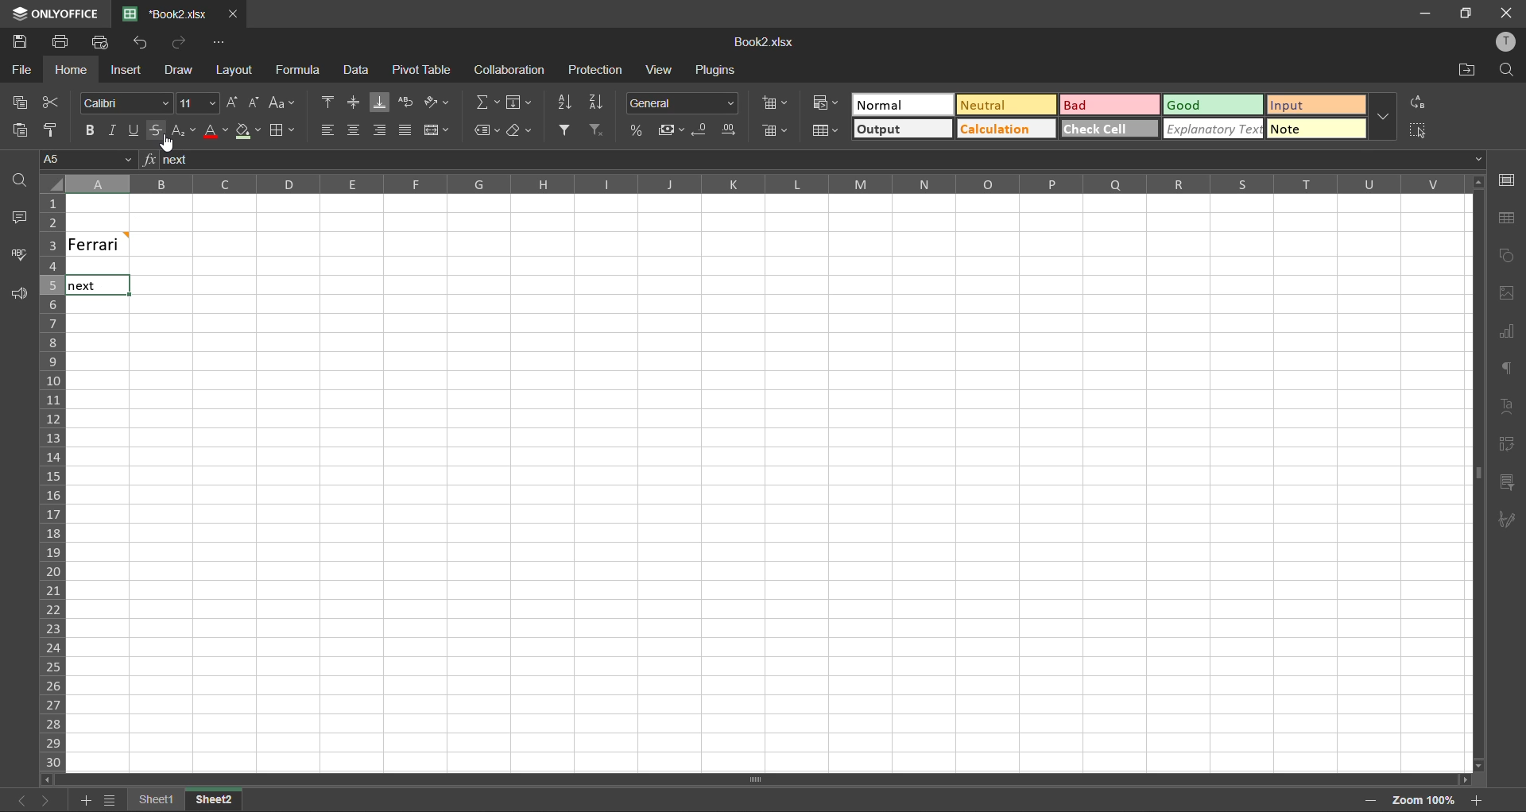 This screenshot has height=812, width=1526. What do you see at coordinates (17, 218) in the screenshot?
I see `comments` at bounding box center [17, 218].